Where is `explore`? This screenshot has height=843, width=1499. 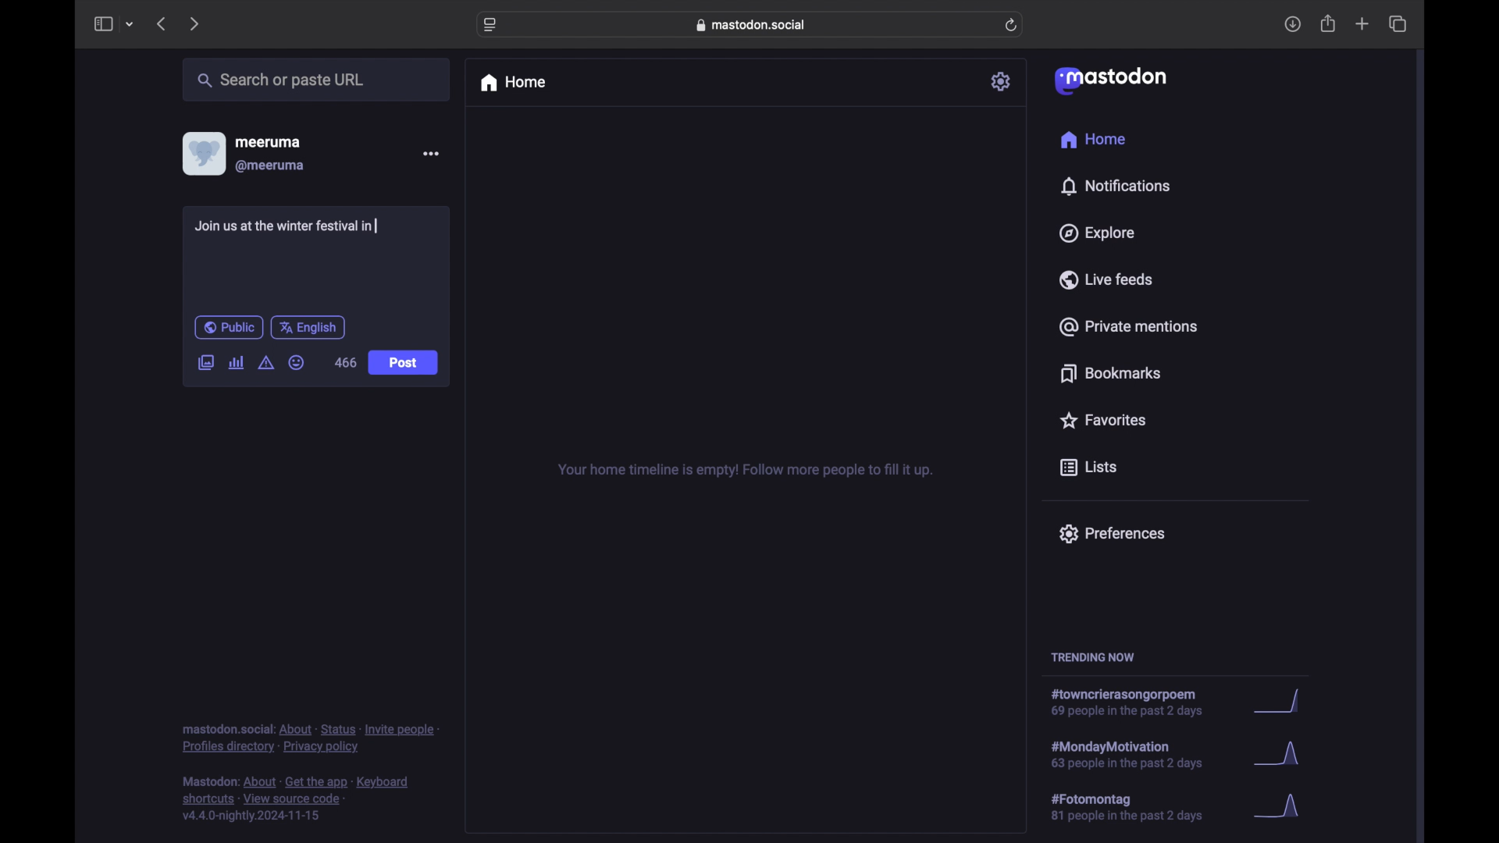
explore is located at coordinates (1095, 233).